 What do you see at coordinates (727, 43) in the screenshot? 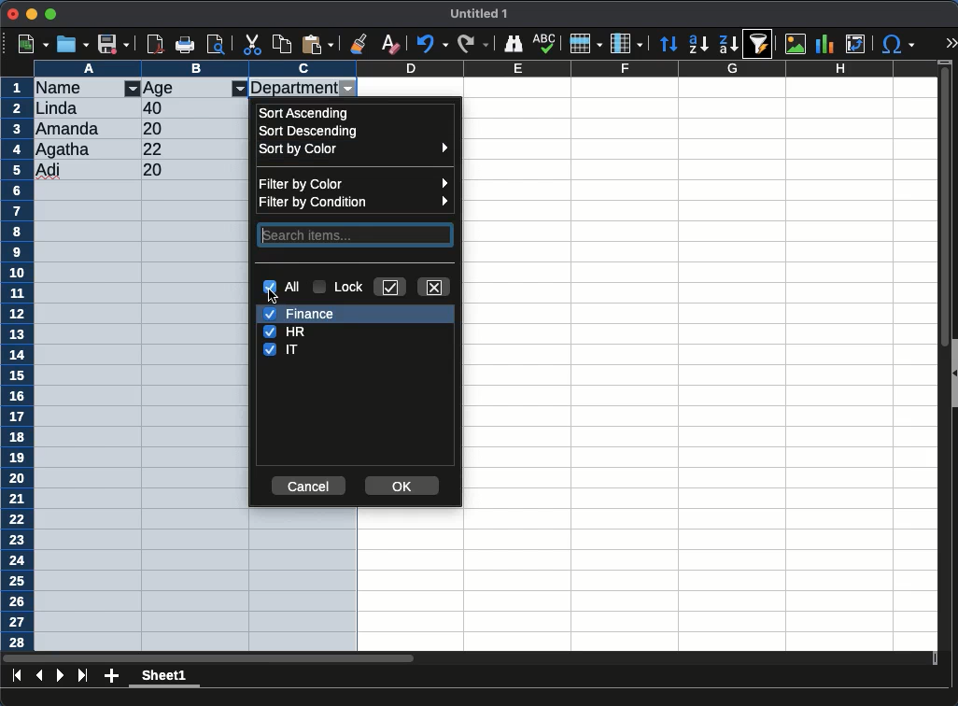
I see `descending` at bounding box center [727, 43].